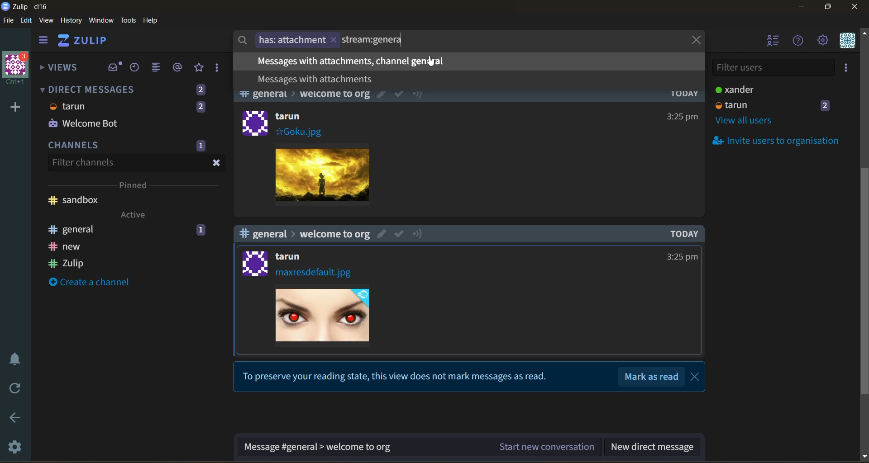 This screenshot has width=869, height=463. What do you see at coordinates (304, 232) in the screenshot?
I see `# general > welcome to org` at bounding box center [304, 232].